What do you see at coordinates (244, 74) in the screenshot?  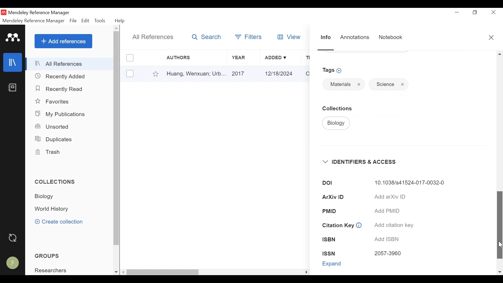 I see `2017` at bounding box center [244, 74].